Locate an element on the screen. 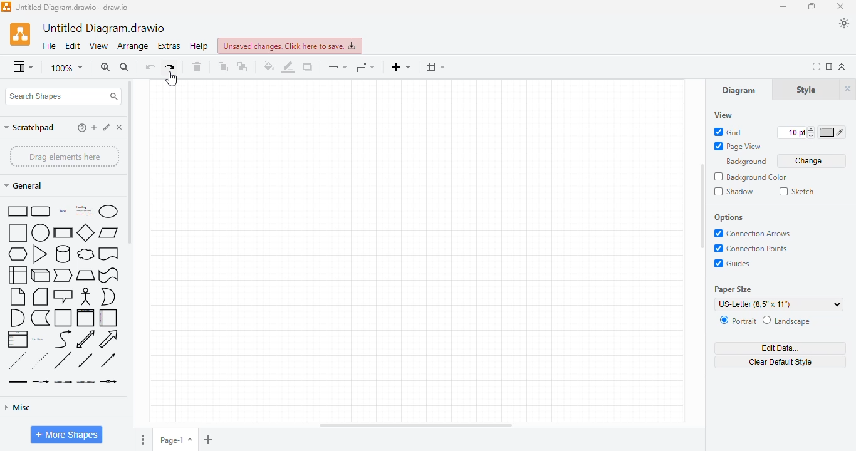  vertical container is located at coordinates (85, 318).